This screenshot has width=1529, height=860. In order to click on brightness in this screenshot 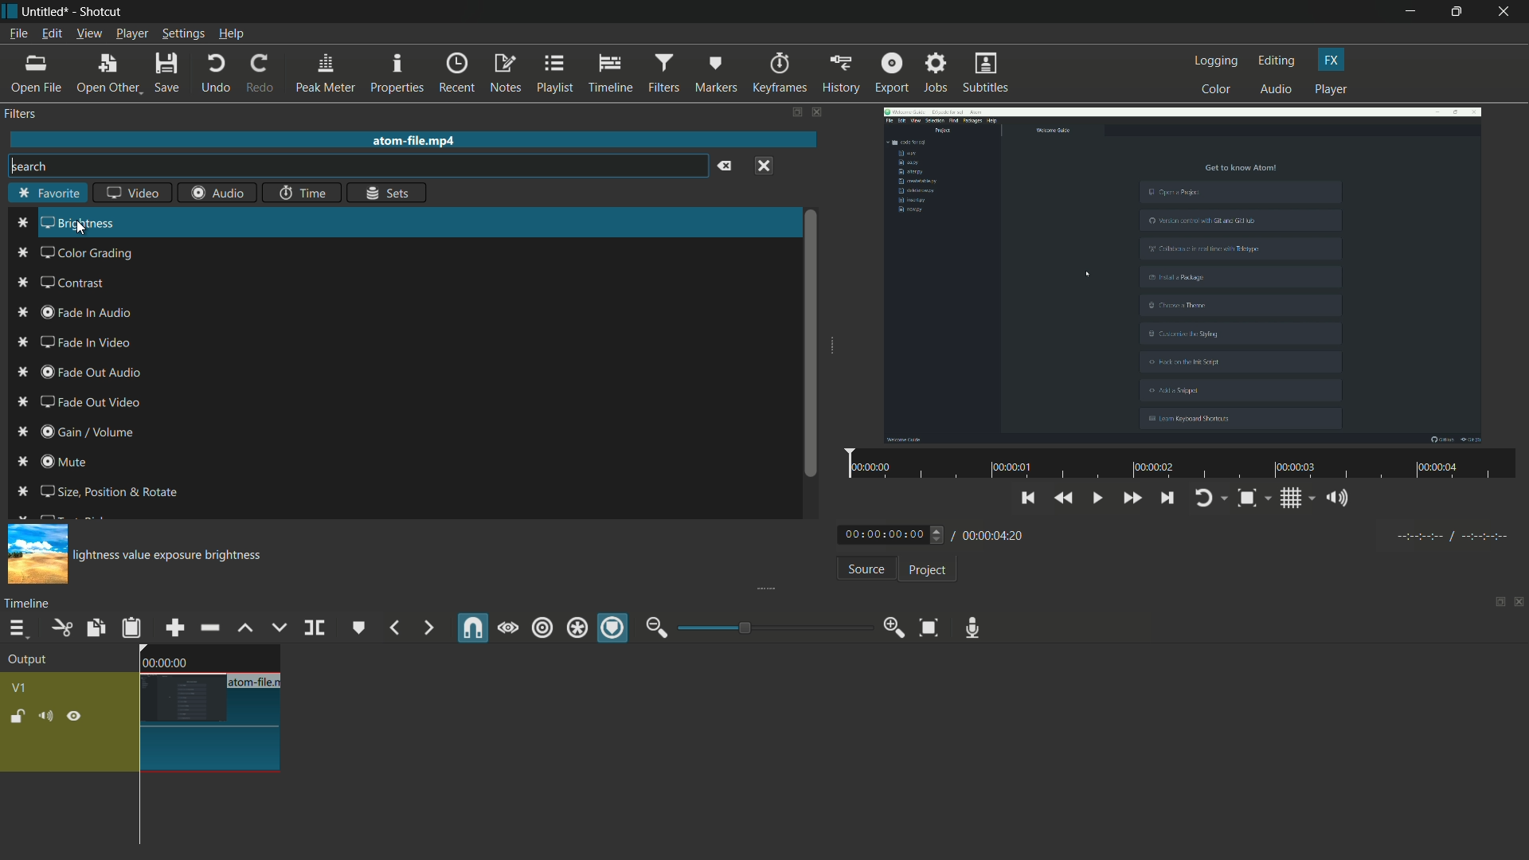, I will do `click(65, 224)`.